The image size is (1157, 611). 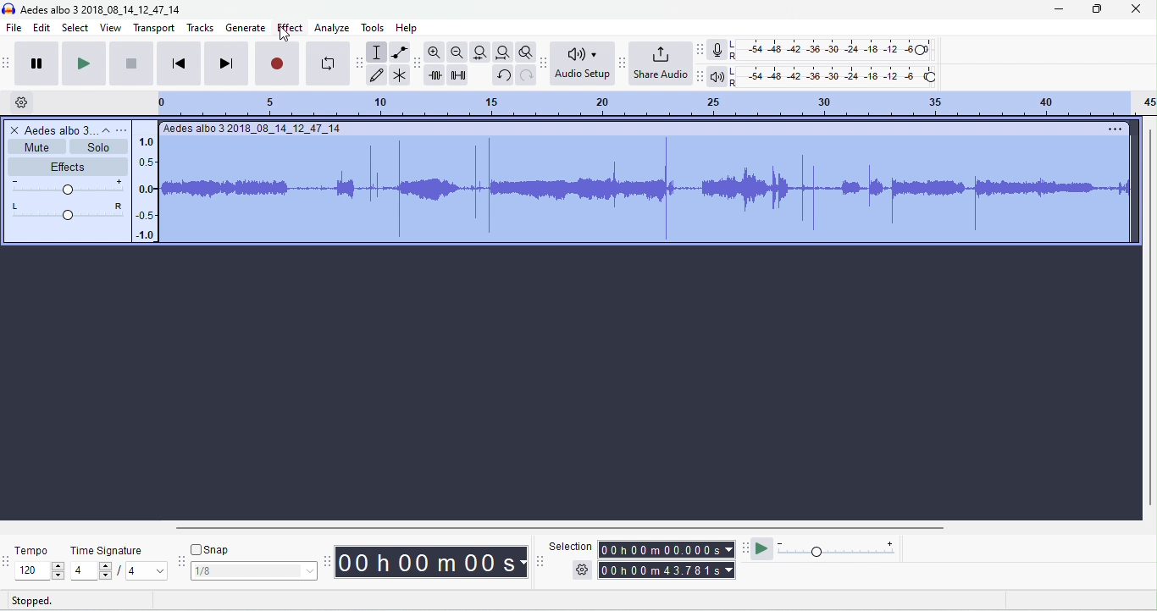 What do you see at coordinates (1058, 9) in the screenshot?
I see `minimize` at bounding box center [1058, 9].